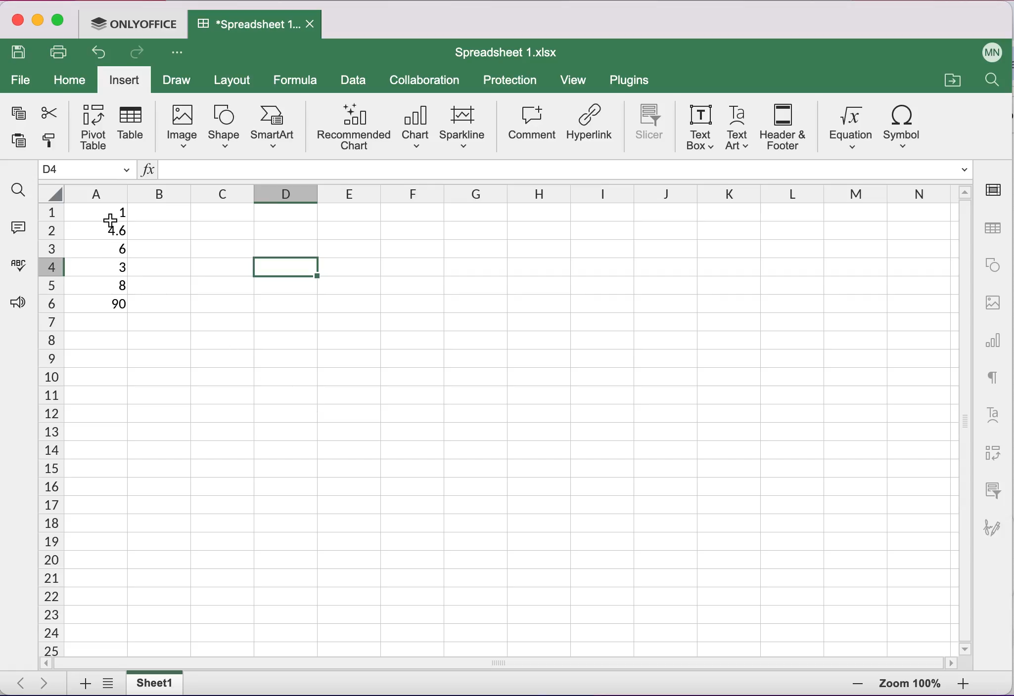 Image resolution: width=1014 pixels, height=696 pixels. I want to click on 8, so click(103, 284).